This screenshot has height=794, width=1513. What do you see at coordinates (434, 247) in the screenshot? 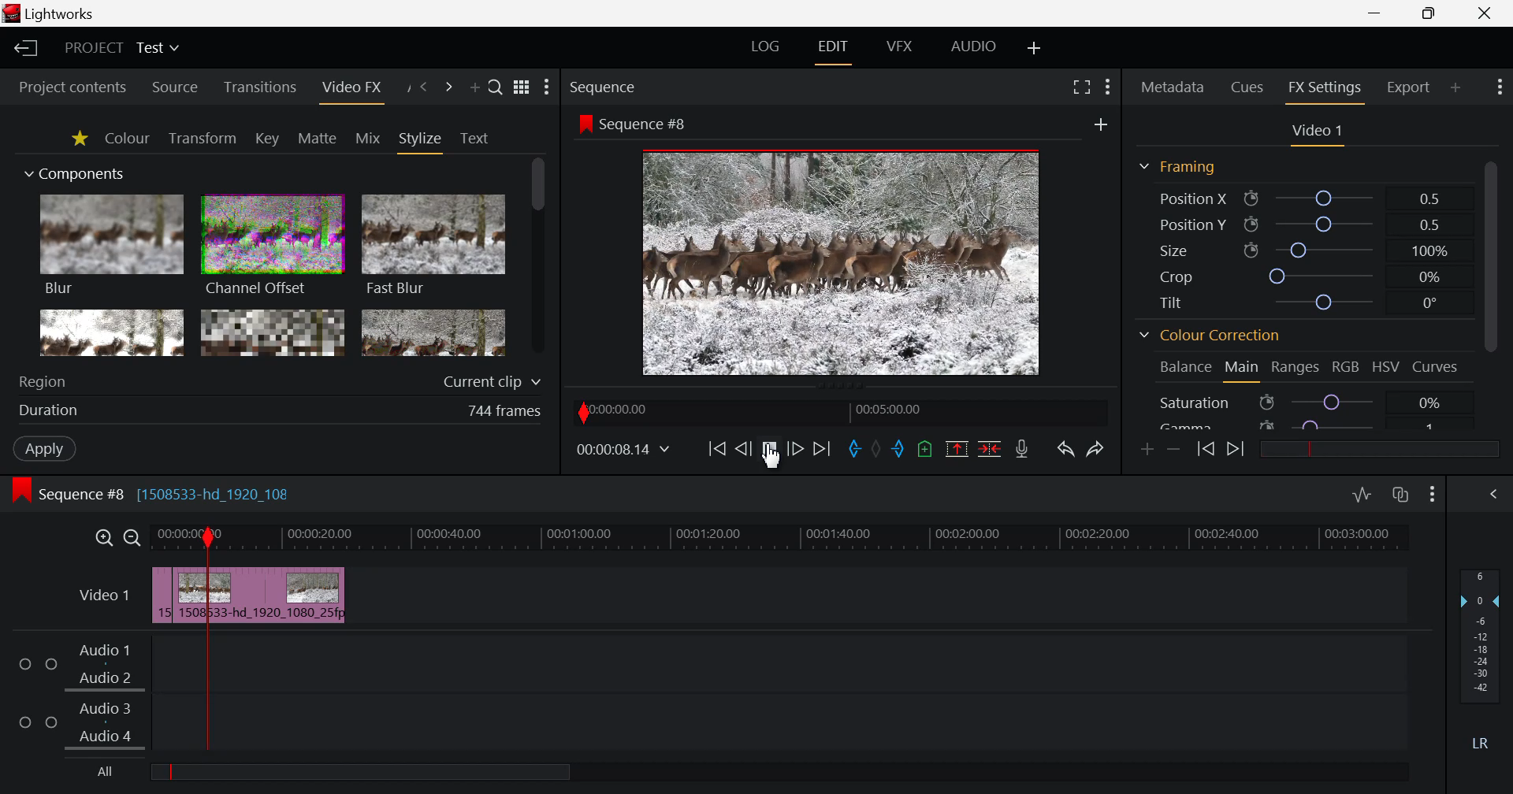
I see `Fast Blur` at bounding box center [434, 247].